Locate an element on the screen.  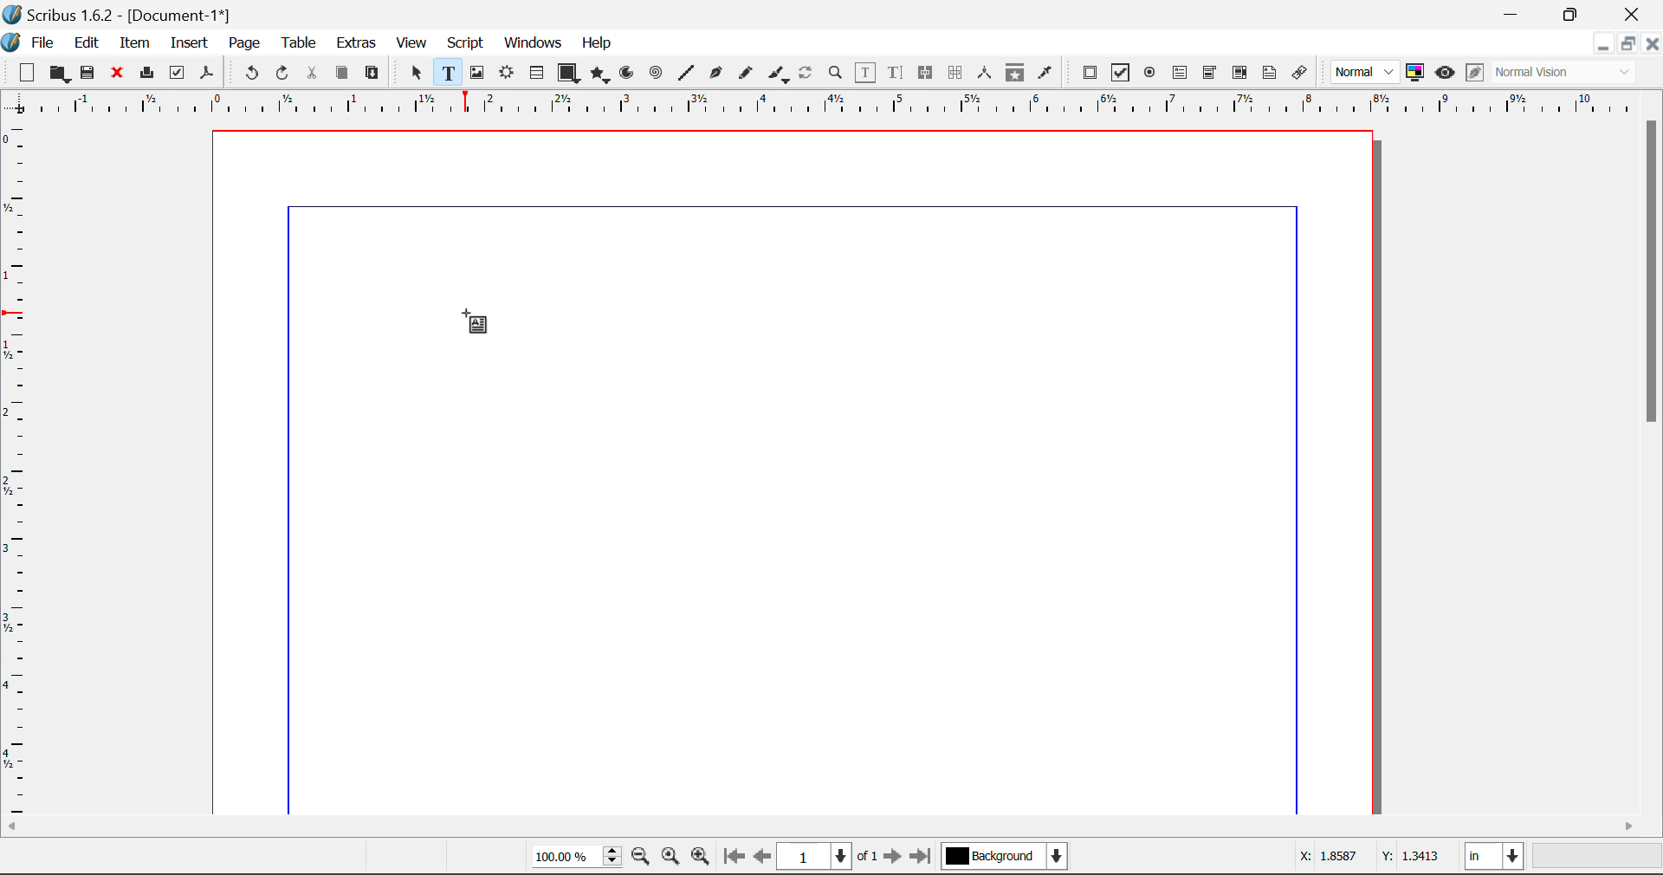
Measurements is located at coordinates (987, 73).